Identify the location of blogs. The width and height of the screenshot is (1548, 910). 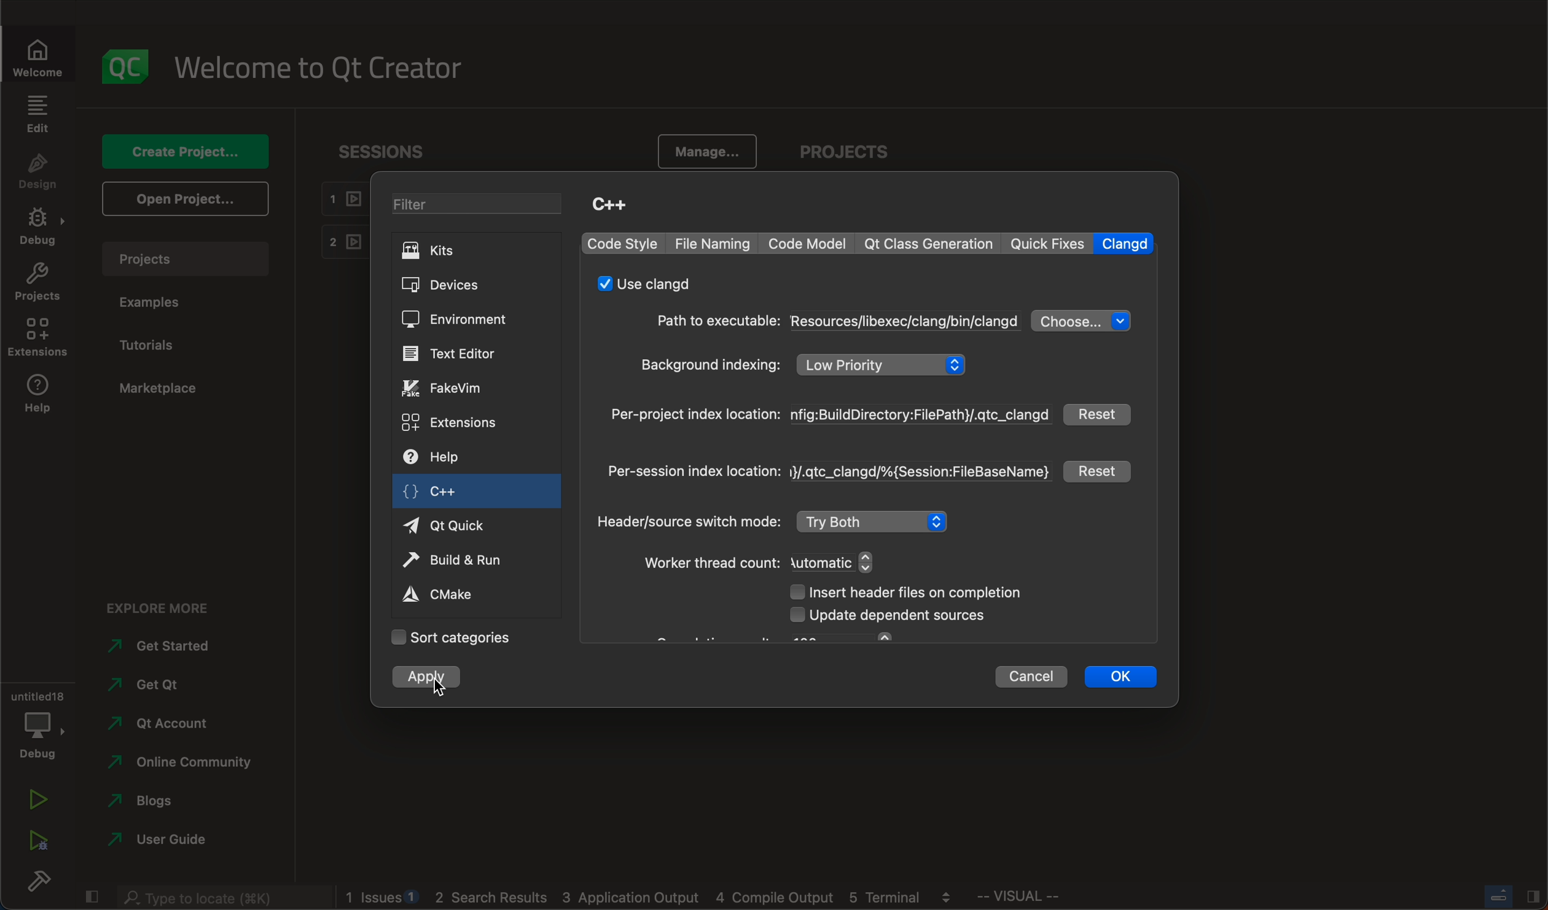
(144, 802).